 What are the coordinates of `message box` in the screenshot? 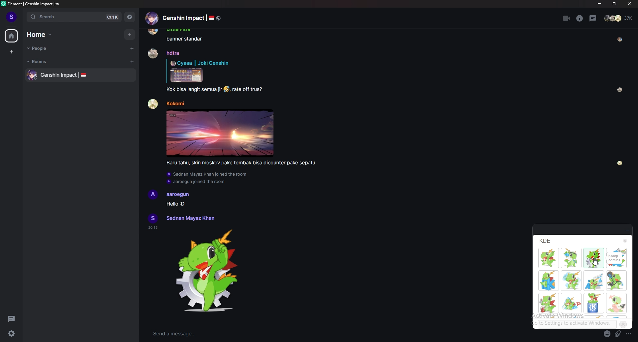 It's located at (284, 334).